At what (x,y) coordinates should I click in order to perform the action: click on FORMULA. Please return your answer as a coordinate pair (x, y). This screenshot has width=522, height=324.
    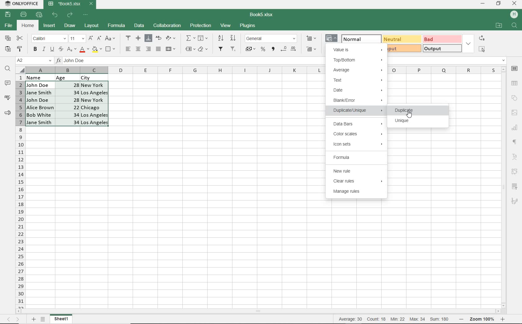
    Looking at the image, I should click on (355, 157).